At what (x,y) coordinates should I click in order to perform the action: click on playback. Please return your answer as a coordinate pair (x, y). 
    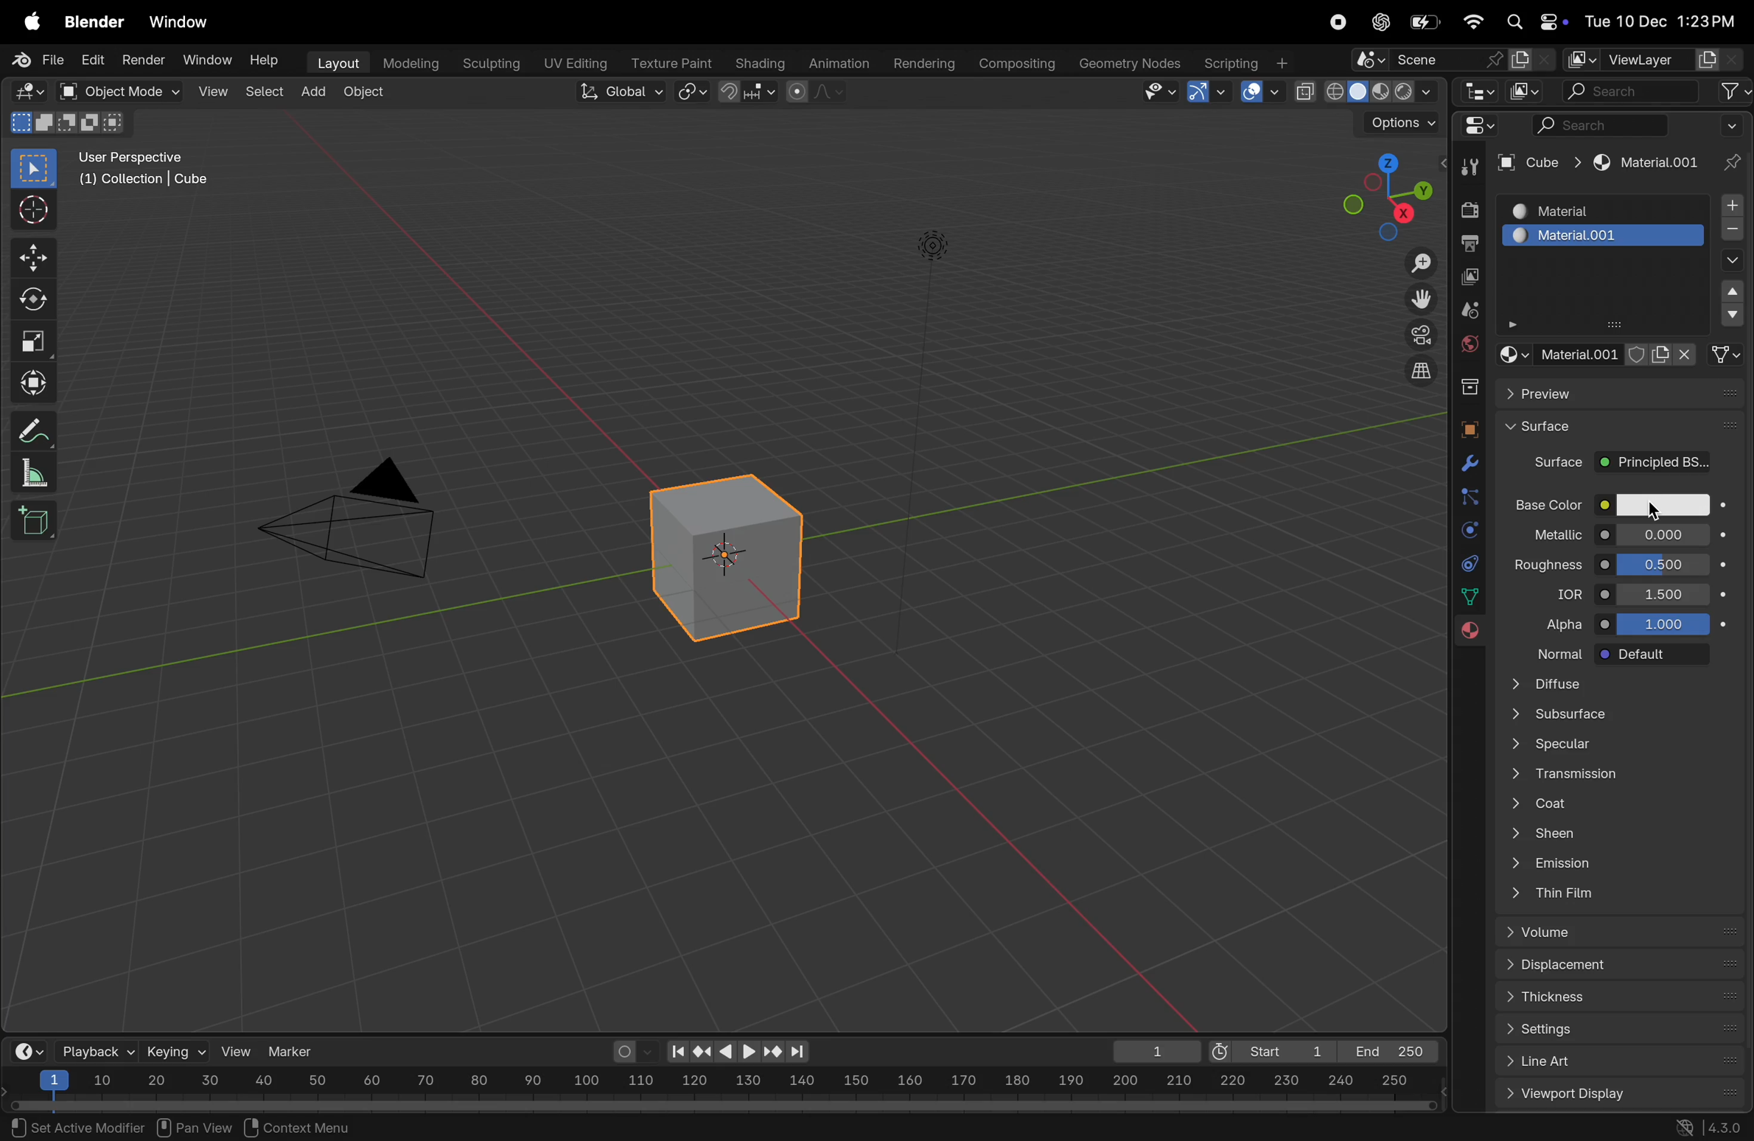
    Looking at the image, I should click on (94, 1050).